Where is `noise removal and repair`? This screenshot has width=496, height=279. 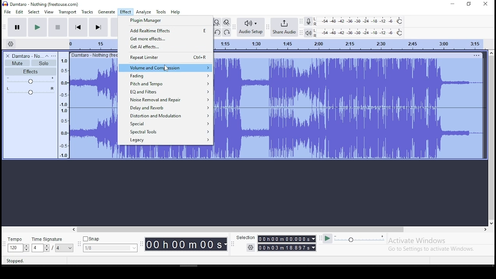
noise removal and repair is located at coordinates (165, 100).